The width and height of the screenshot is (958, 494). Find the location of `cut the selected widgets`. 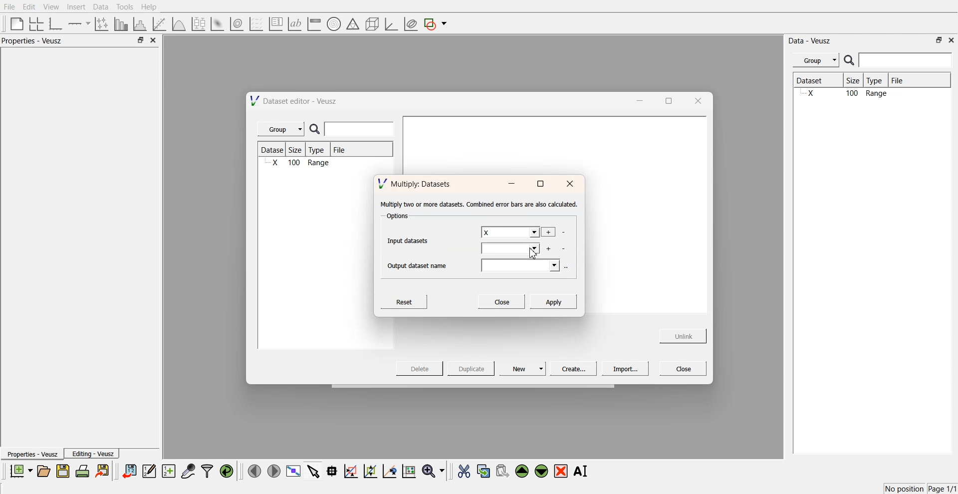

cut the selected widgets is located at coordinates (463, 472).